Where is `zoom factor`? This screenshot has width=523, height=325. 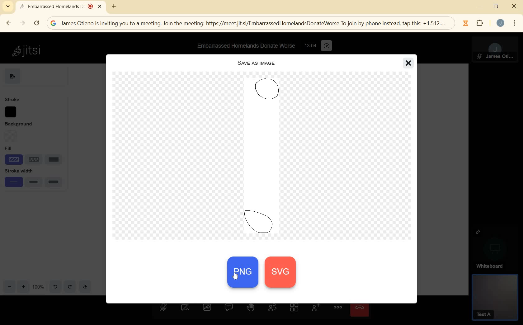 zoom factor is located at coordinates (39, 288).